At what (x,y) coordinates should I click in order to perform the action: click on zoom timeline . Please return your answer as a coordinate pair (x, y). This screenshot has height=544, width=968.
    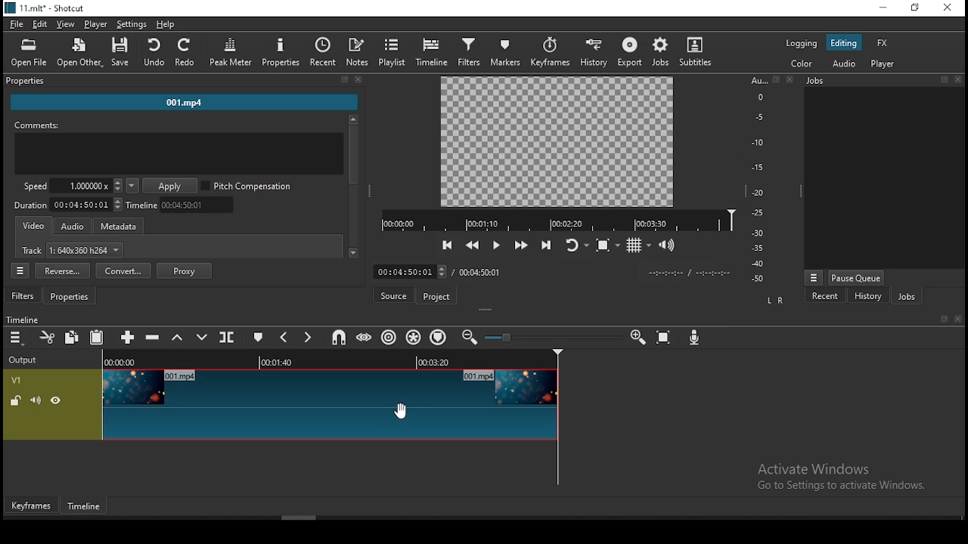
    Looking at the image, I should click on (635, 336).